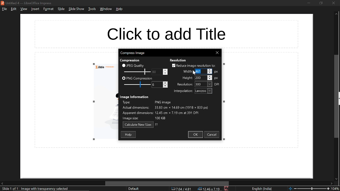  I want to click on co-ordinate, so click(181, 189).